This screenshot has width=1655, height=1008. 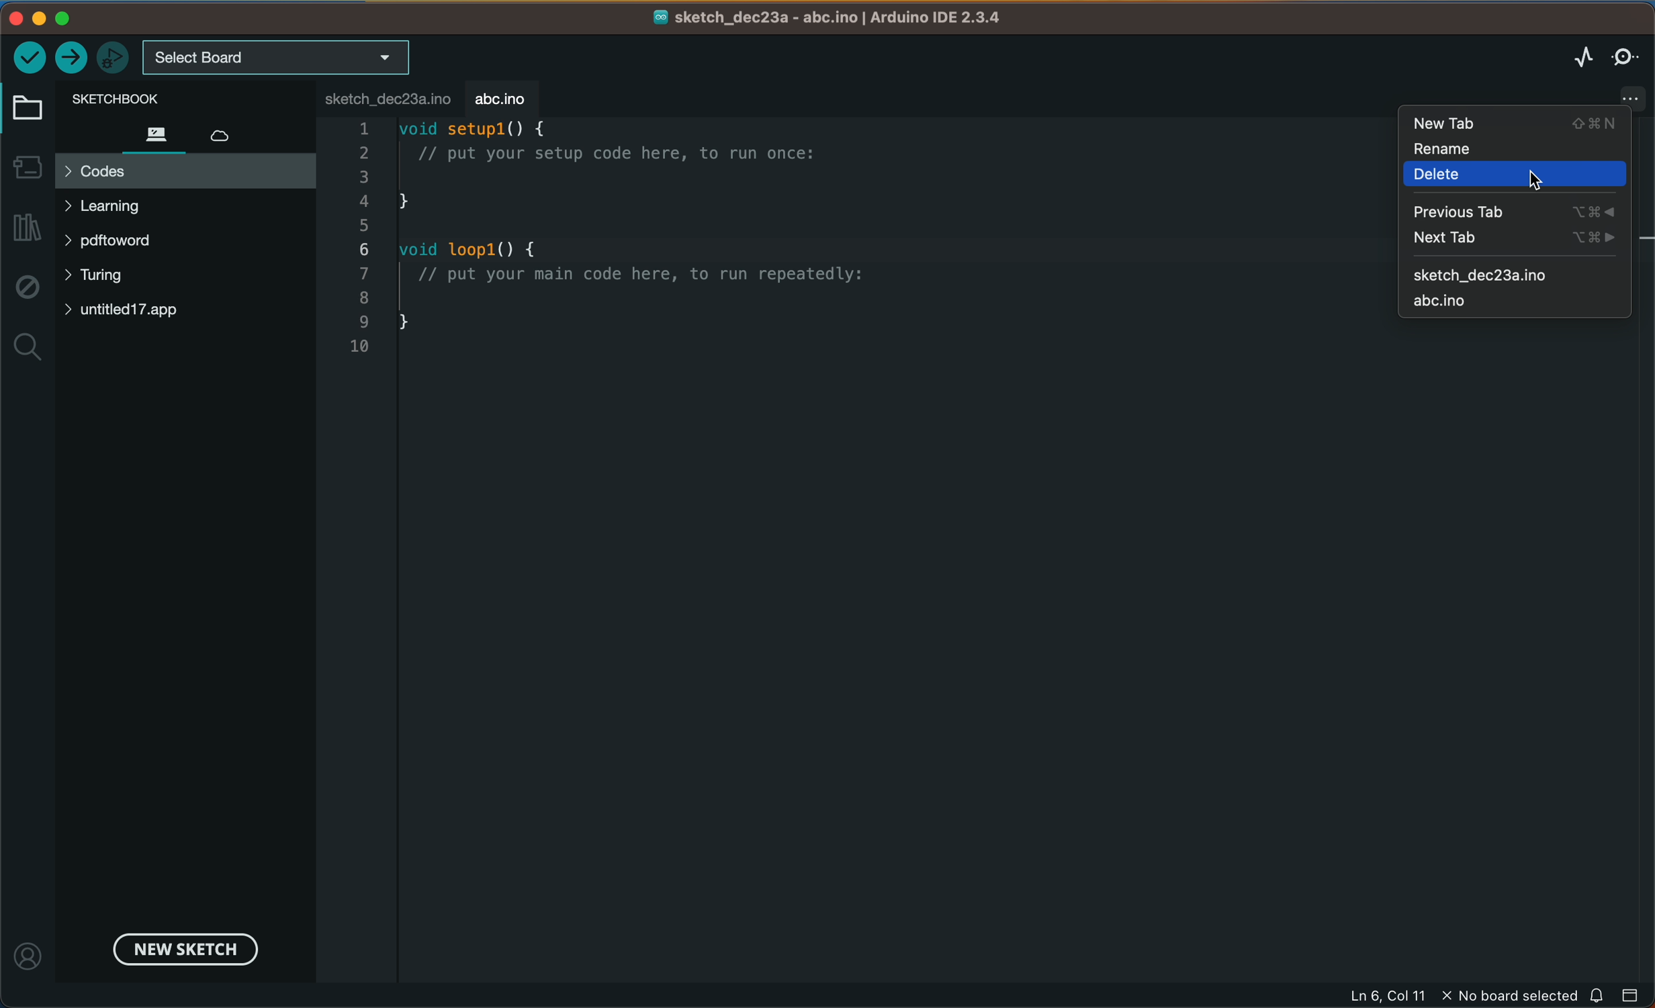 I want to click on file settings, so click(x=1609, y=96).